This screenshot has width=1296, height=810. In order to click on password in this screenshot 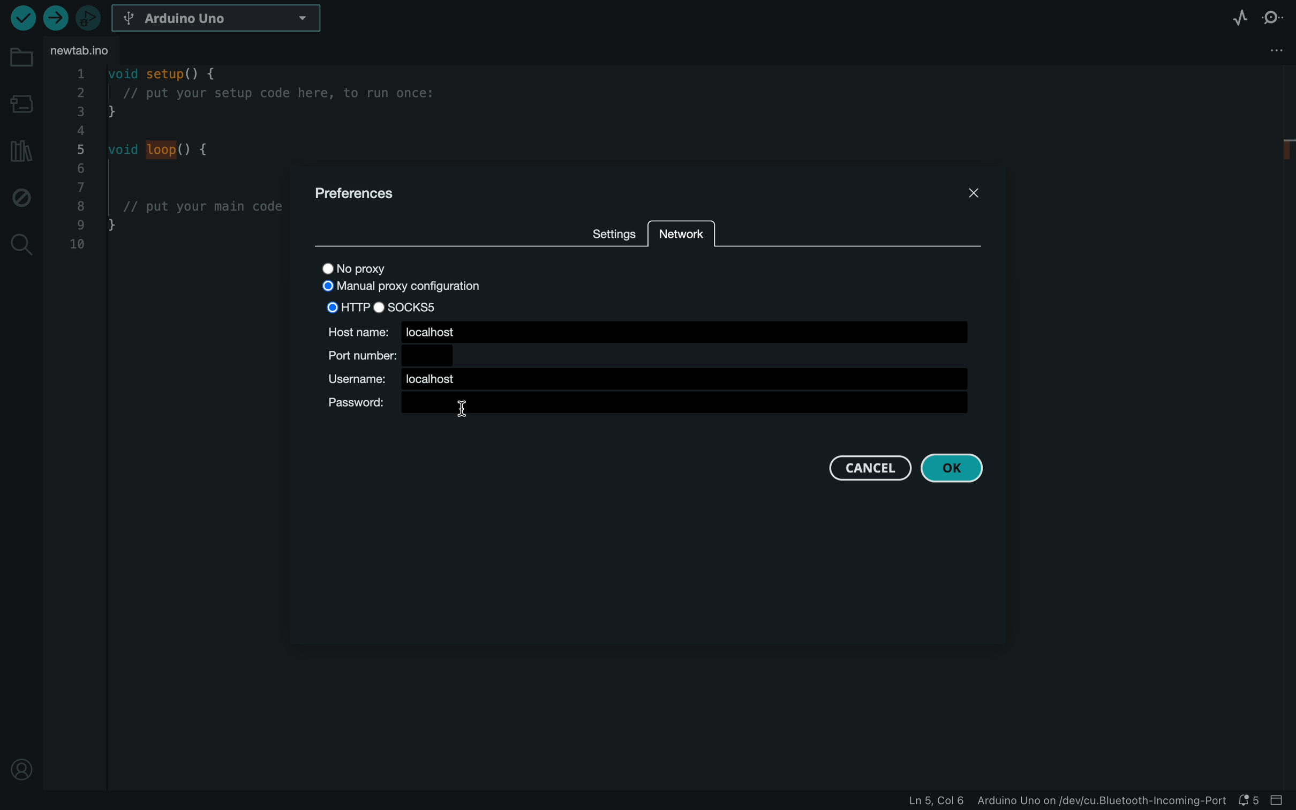, I will do `click(649, 406)`.